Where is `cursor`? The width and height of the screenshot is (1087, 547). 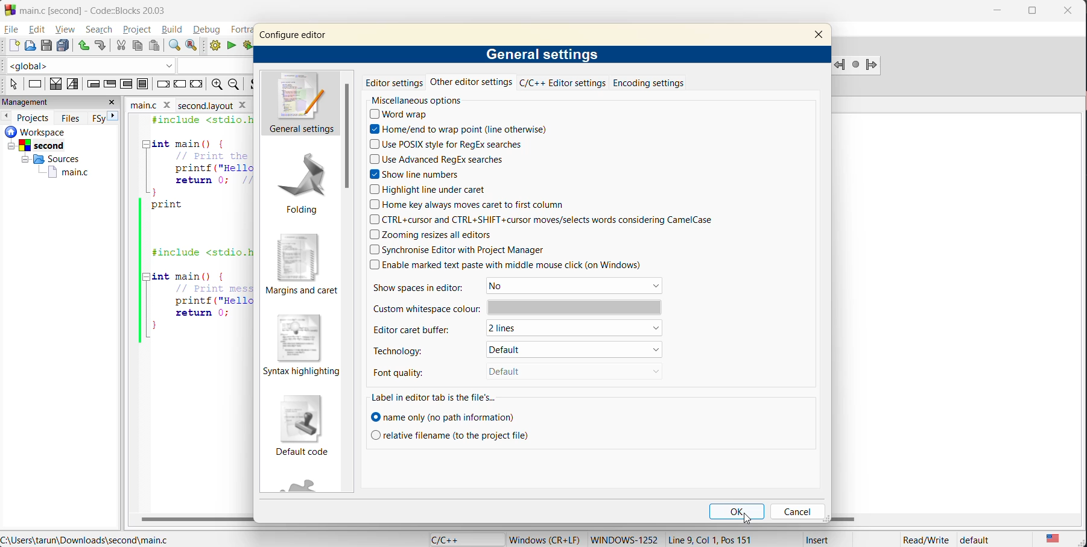 cursor is located at coordinates (747, 519).